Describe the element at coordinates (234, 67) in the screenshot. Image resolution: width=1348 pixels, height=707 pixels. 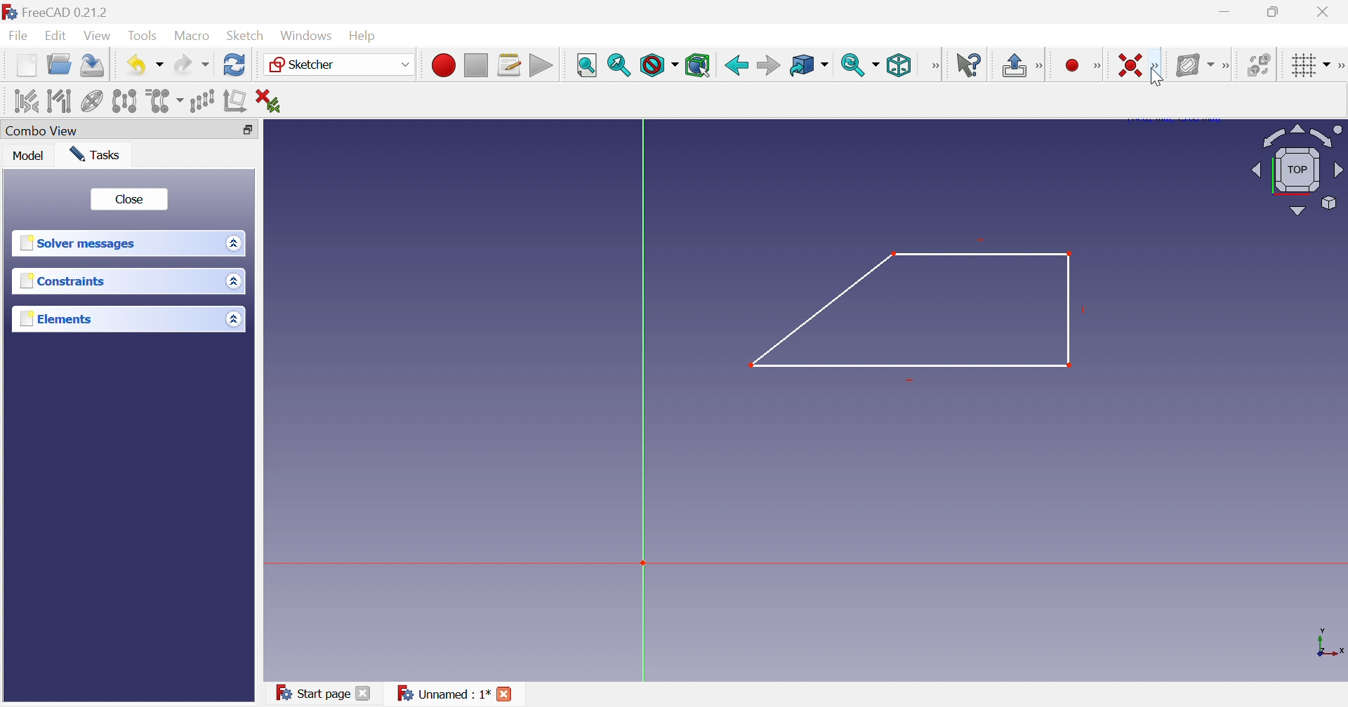
I see `Refresh` at that location.